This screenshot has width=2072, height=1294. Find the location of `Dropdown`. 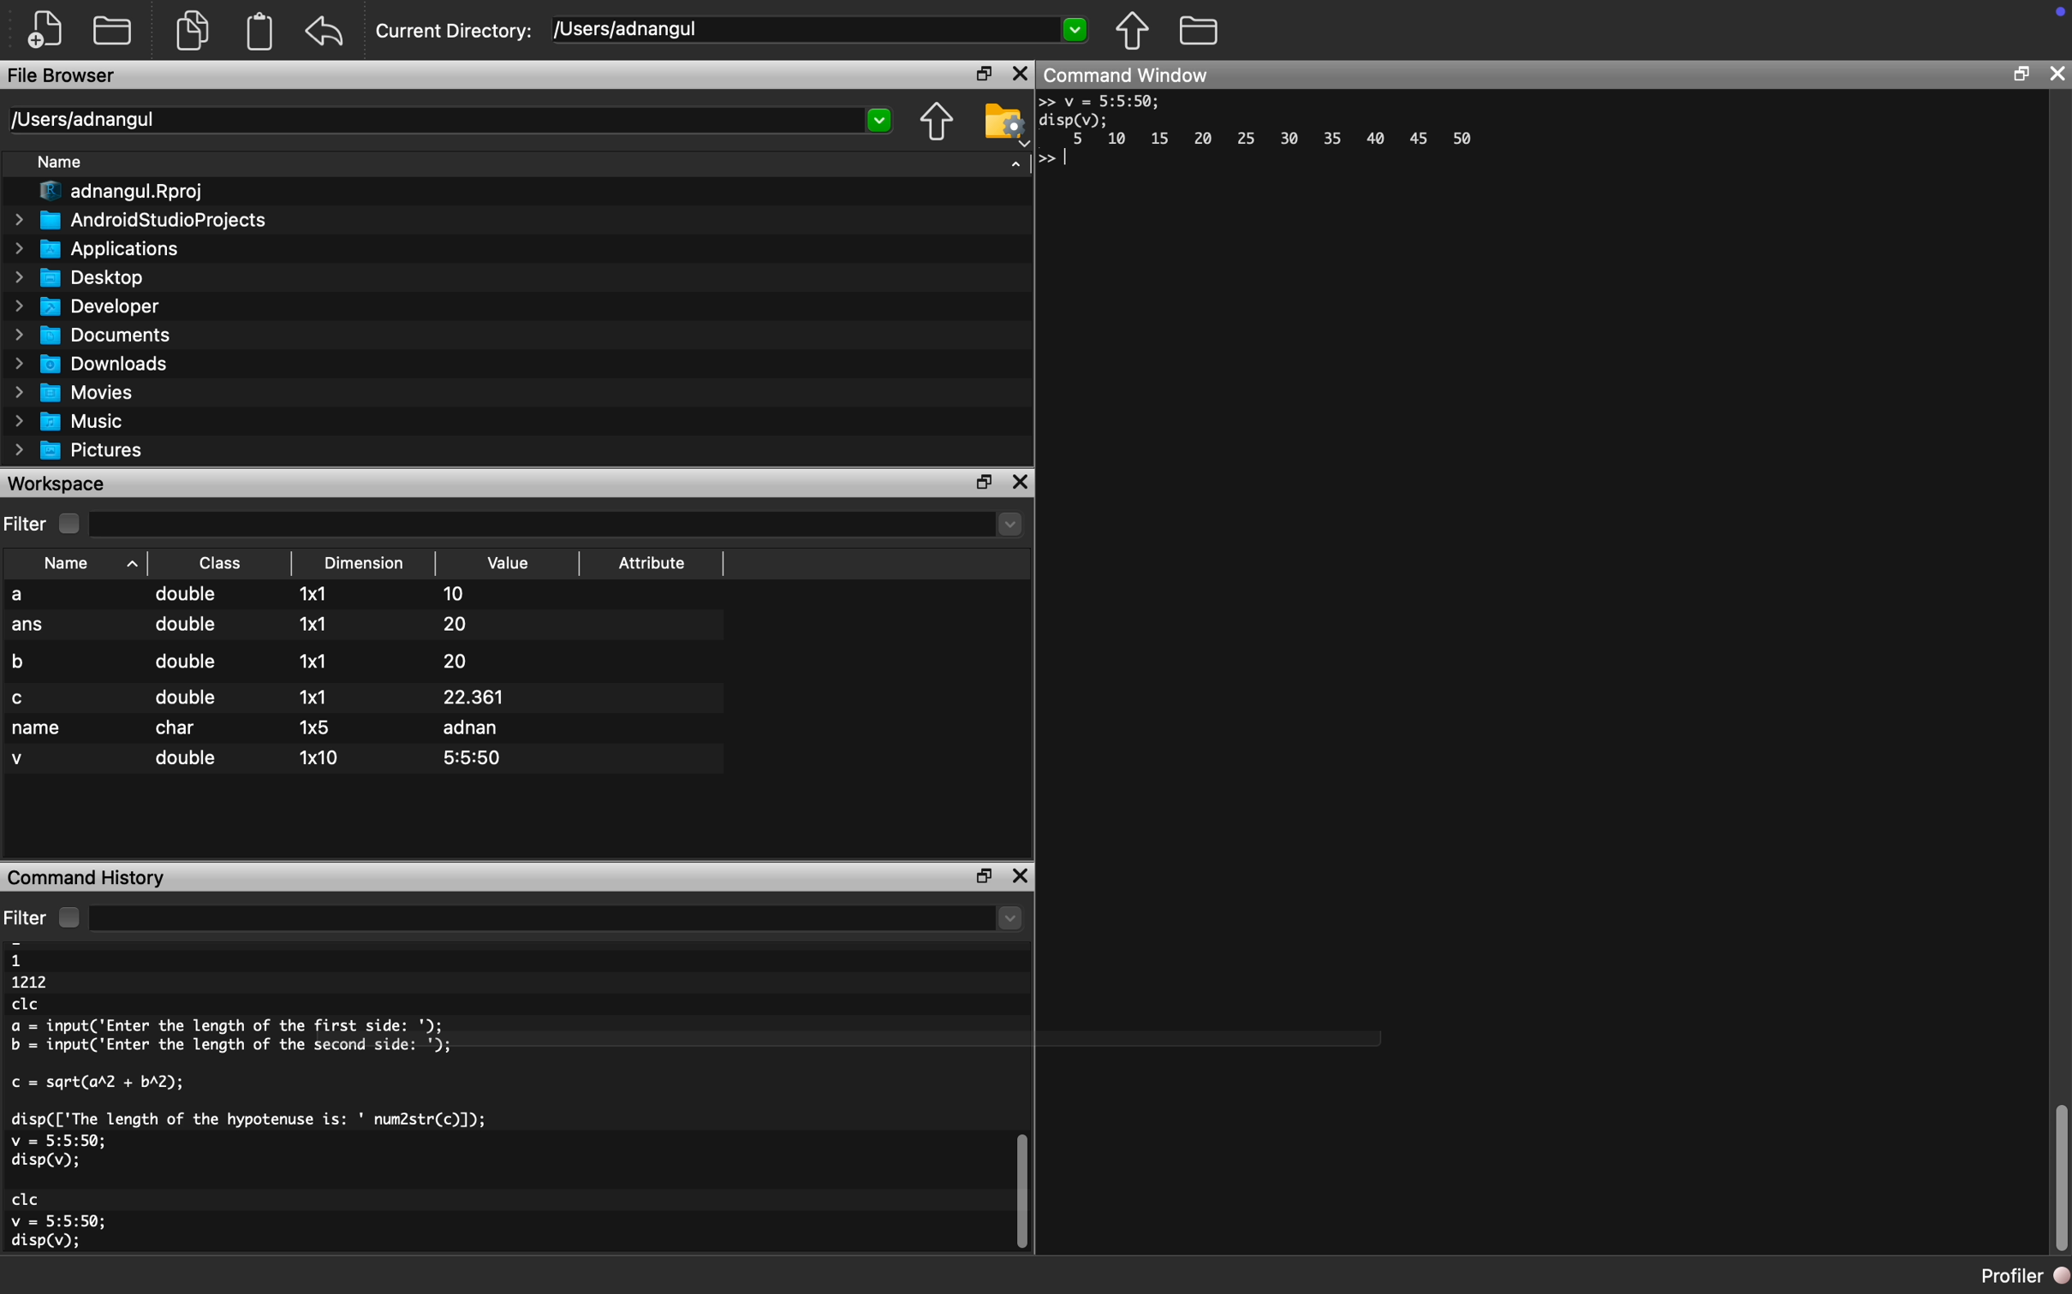

Dropdown is located at coordinates (878, 121).